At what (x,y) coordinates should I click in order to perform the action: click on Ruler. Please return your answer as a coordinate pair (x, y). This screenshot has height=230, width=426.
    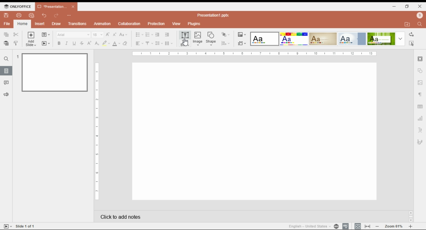
    Looking at the image, I should click on (254, 54).